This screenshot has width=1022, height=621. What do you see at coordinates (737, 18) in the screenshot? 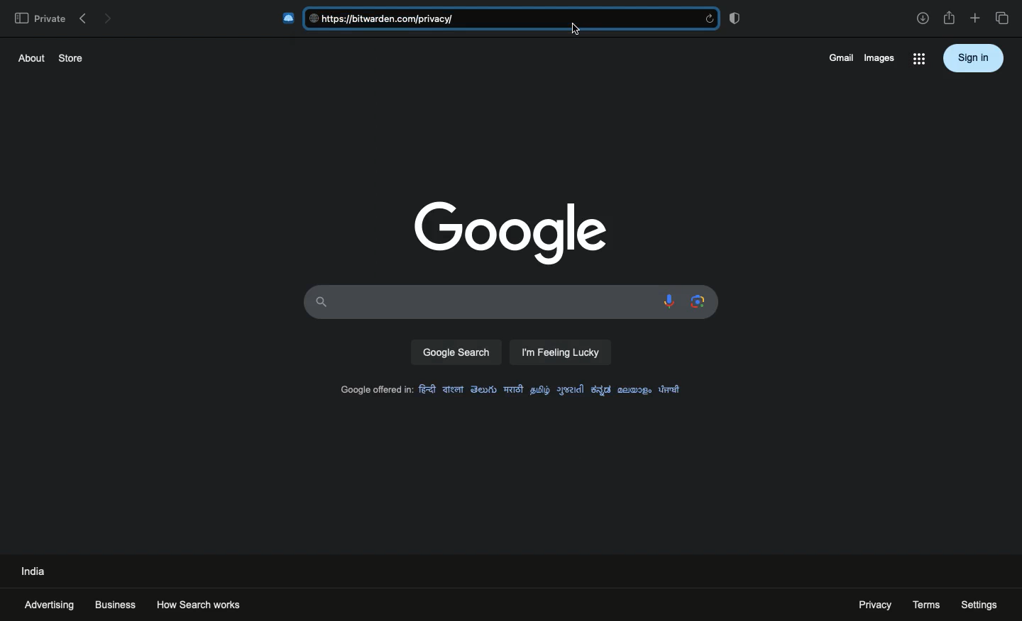
I see `badge` at bounding box center [737, 18].